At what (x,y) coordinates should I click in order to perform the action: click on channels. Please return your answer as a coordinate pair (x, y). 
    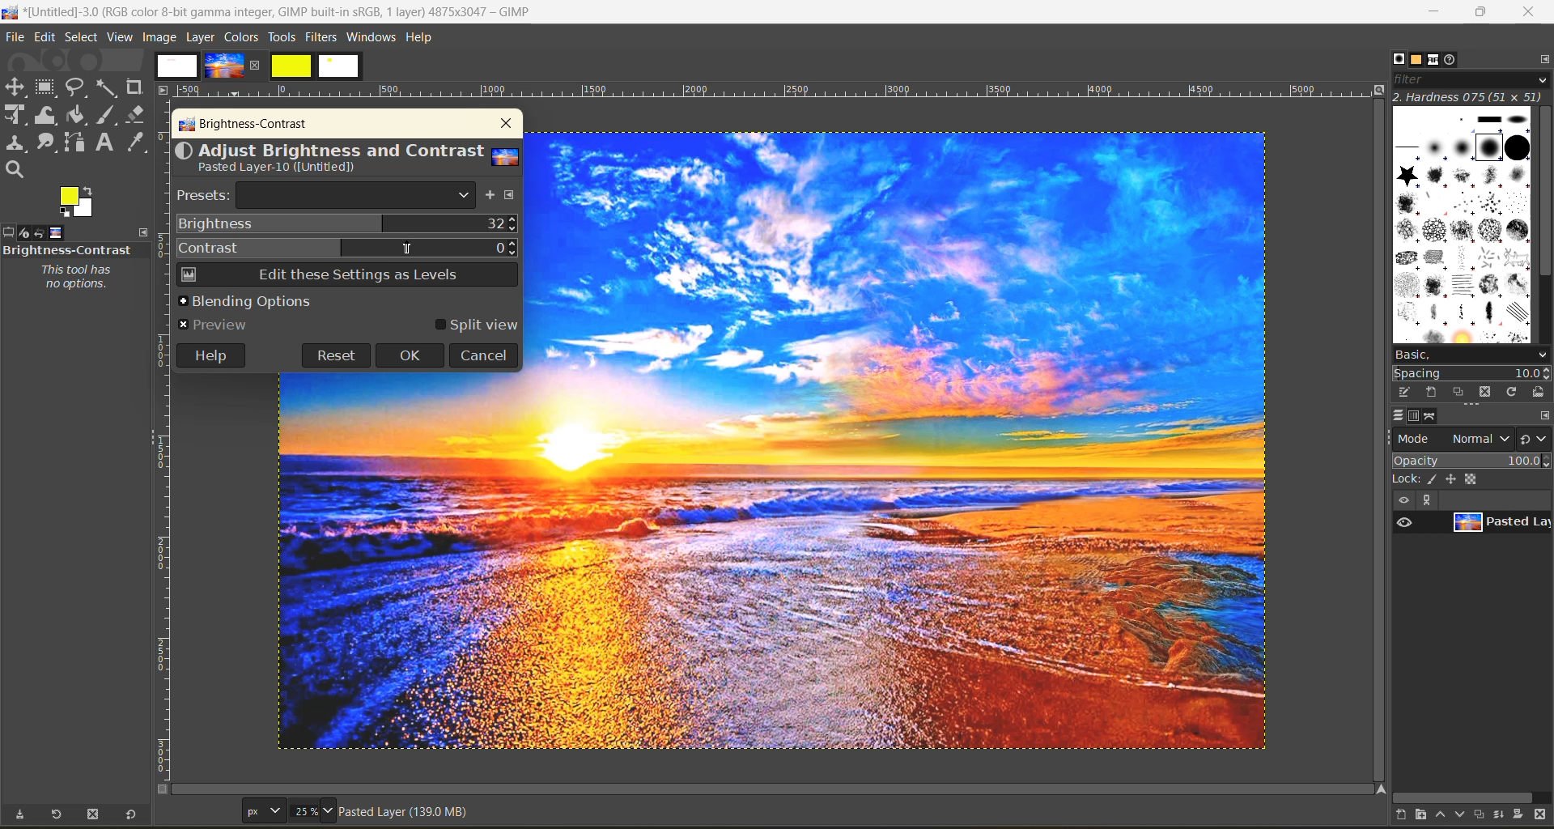
    Looking at the image, I should click on (1414, 416).